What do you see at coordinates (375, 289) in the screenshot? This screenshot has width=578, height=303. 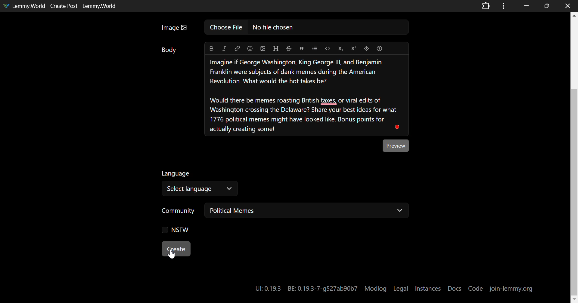 I see `Modlog` at bounding box center [375, 289].